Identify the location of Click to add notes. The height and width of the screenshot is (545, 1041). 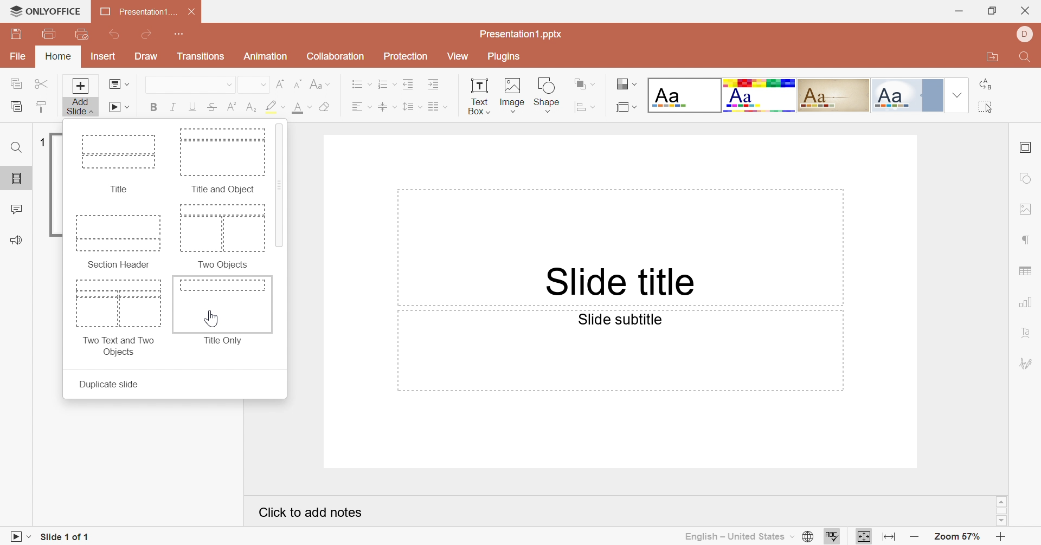
(311, 512).